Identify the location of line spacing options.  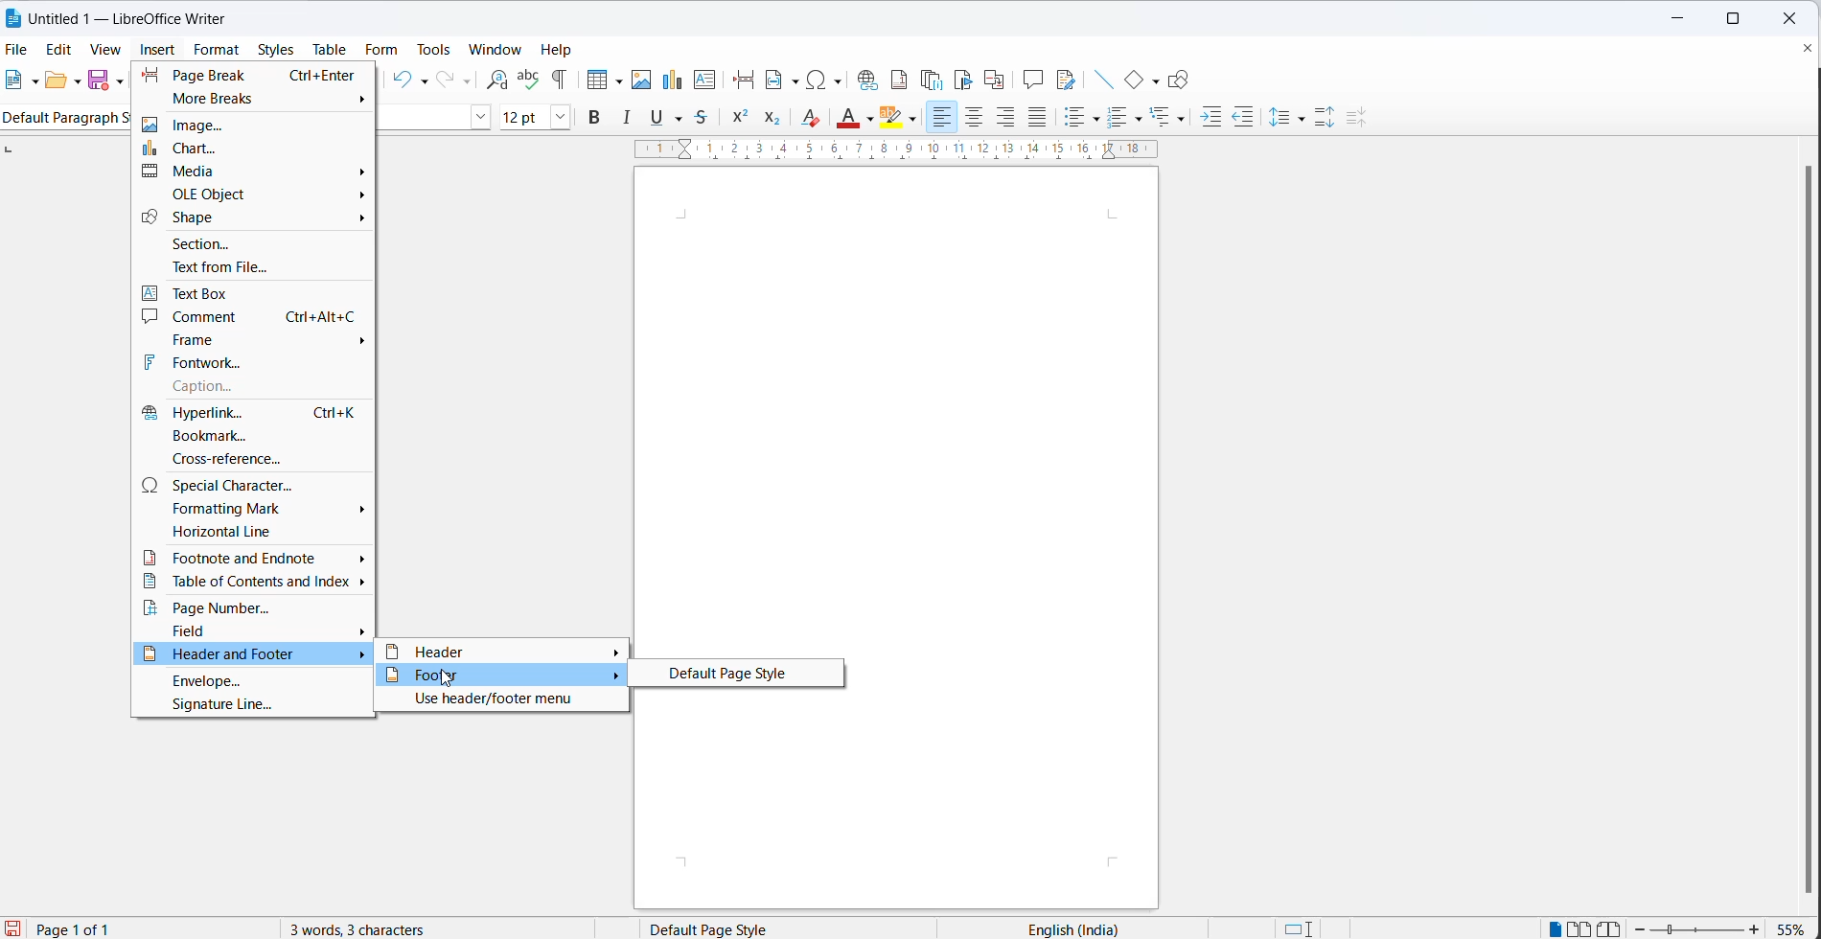
(1298, 120).